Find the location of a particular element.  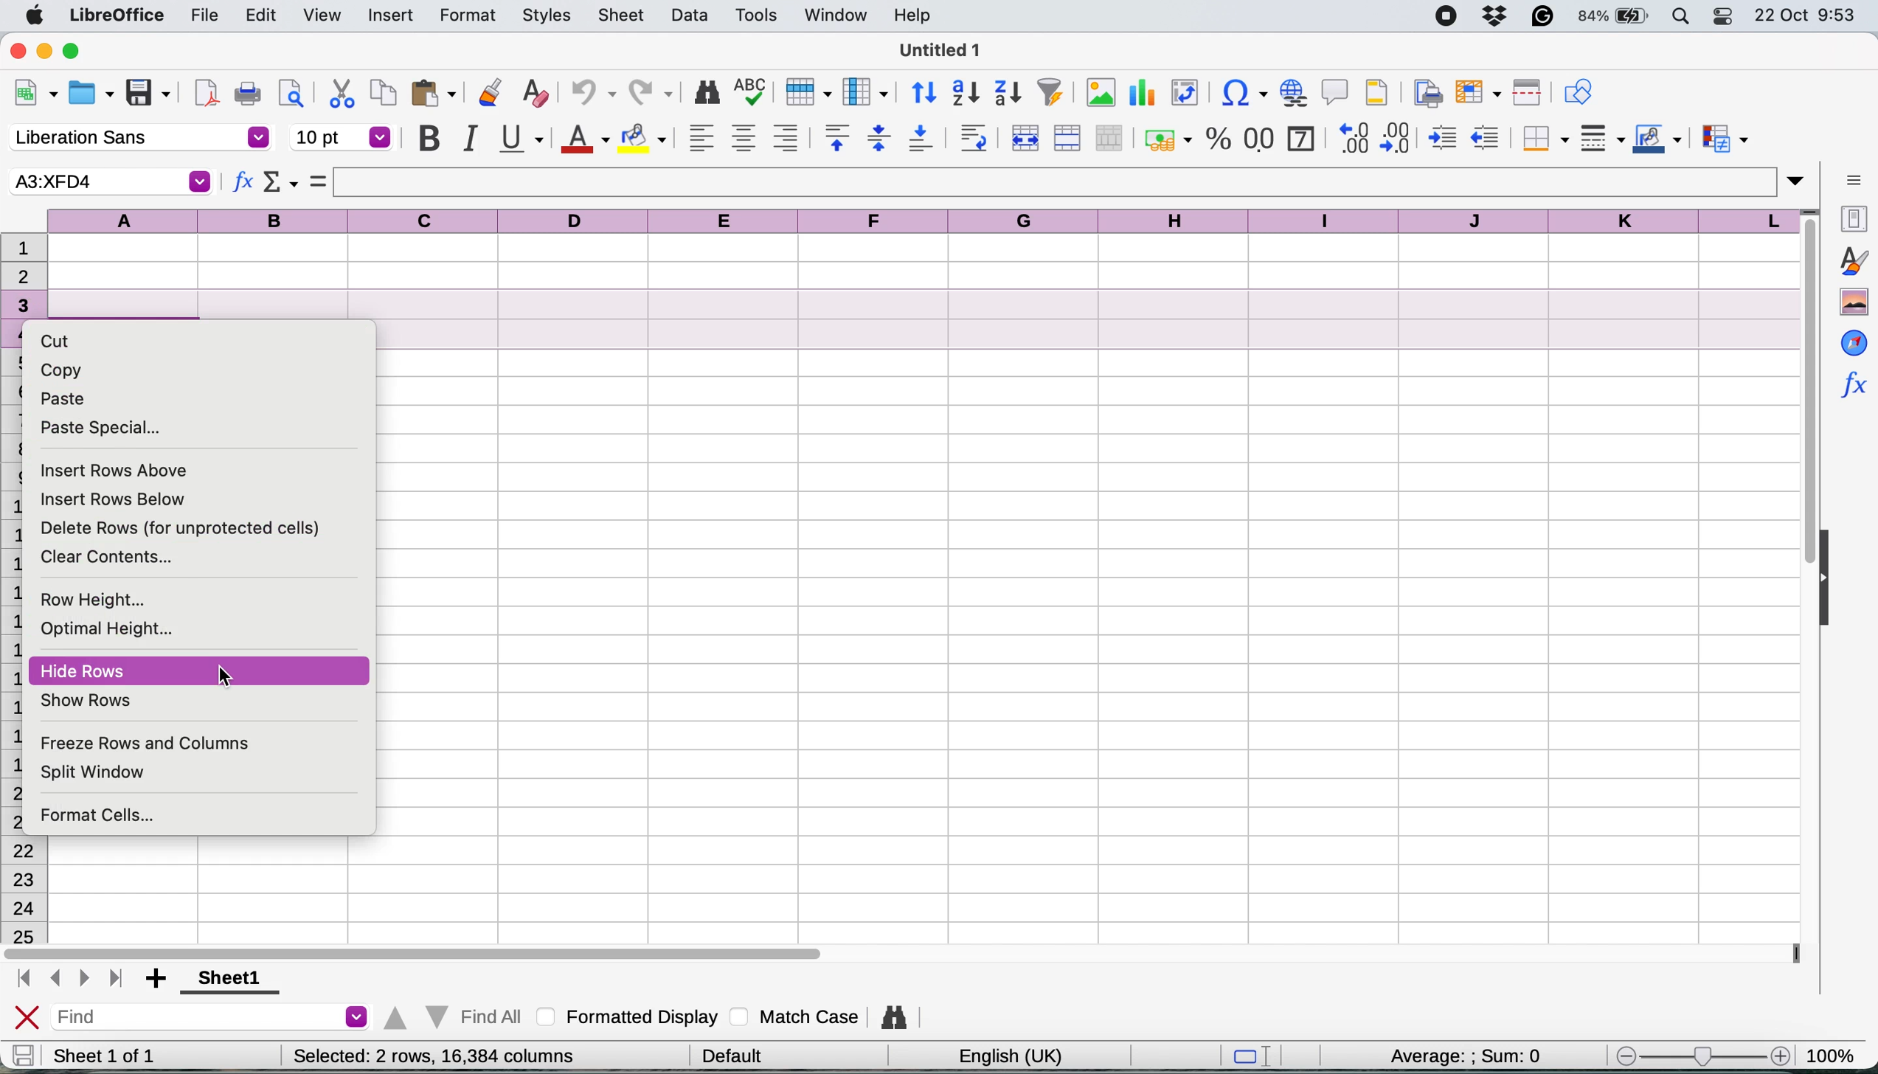

merge and center or unmerge is located at coordinates (1023, 136).